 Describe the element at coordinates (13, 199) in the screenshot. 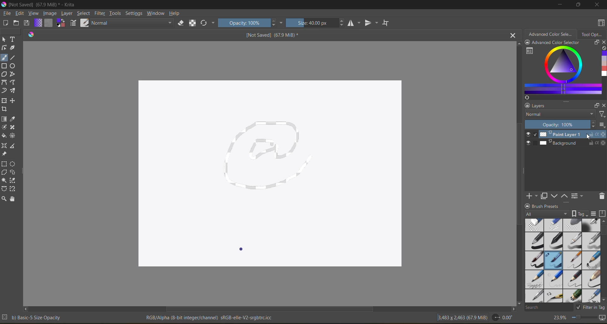

I see `pan tool` at that location.